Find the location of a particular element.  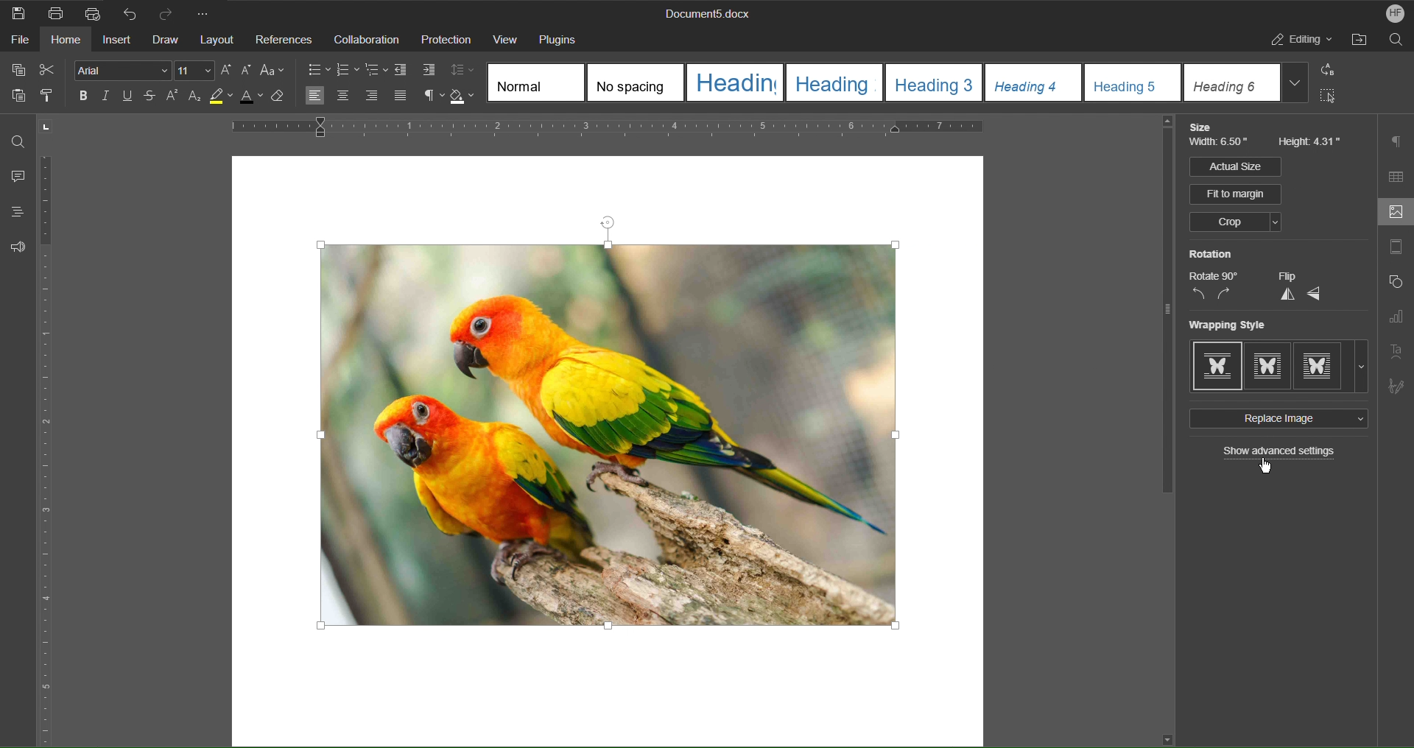

Underline is located at coordinates (131, 97).